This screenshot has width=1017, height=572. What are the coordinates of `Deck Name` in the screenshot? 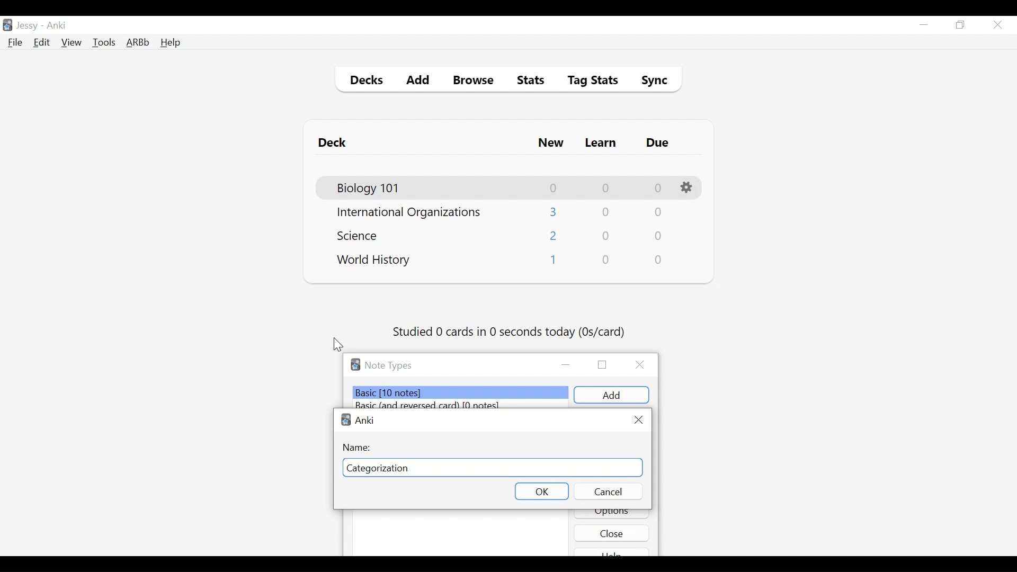 It's located at (361, 235).